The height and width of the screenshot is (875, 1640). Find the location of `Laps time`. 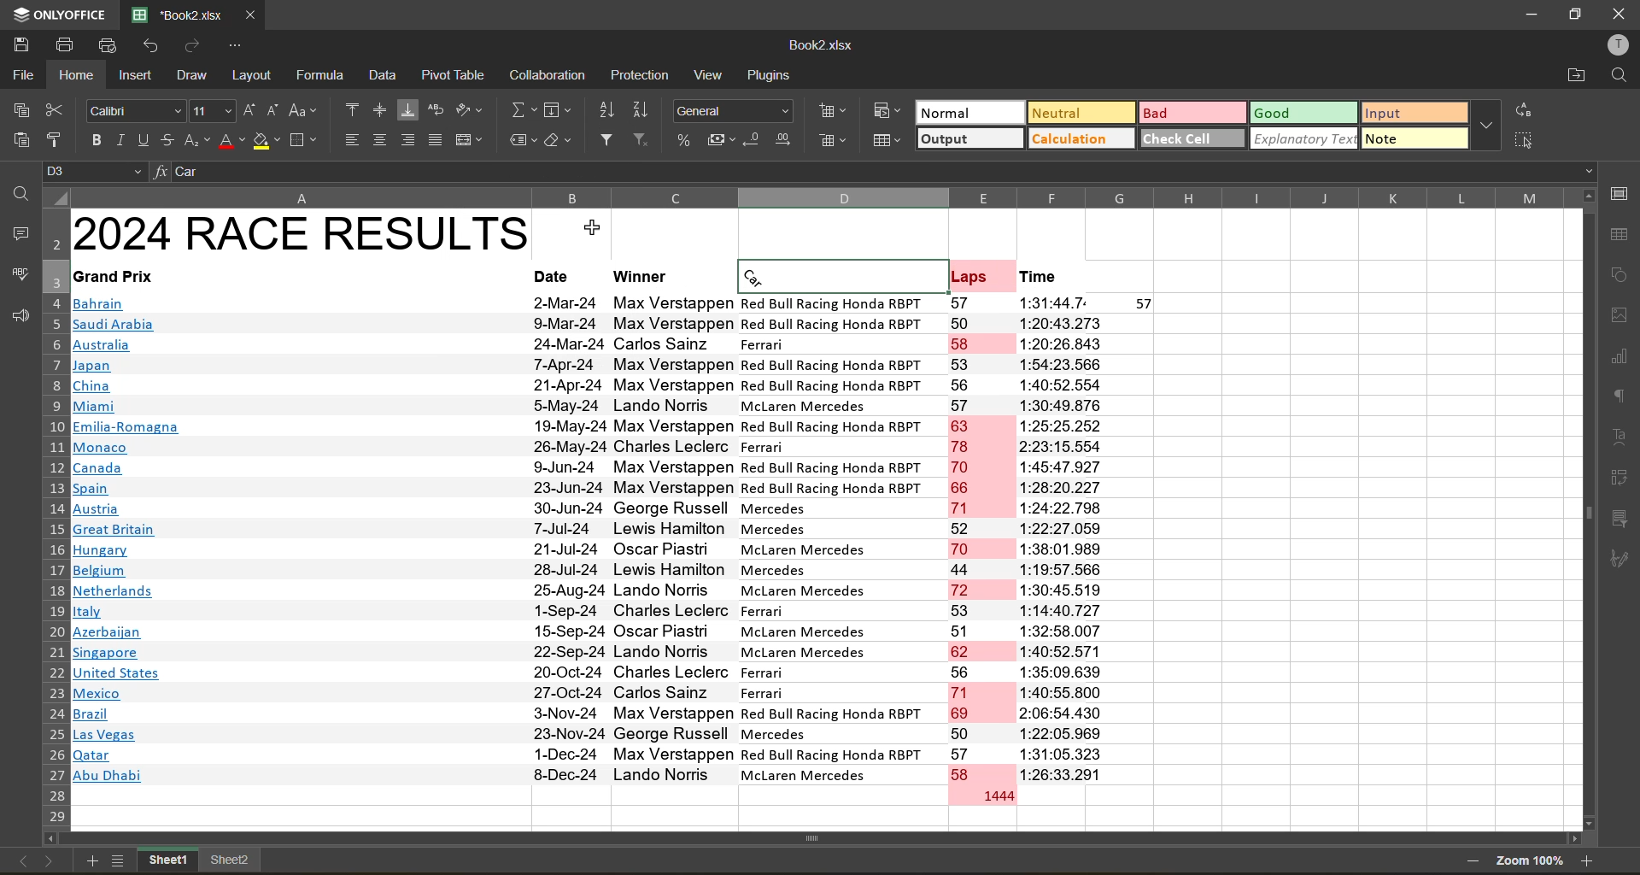

Laps time is located at coordinates (1090, 540).